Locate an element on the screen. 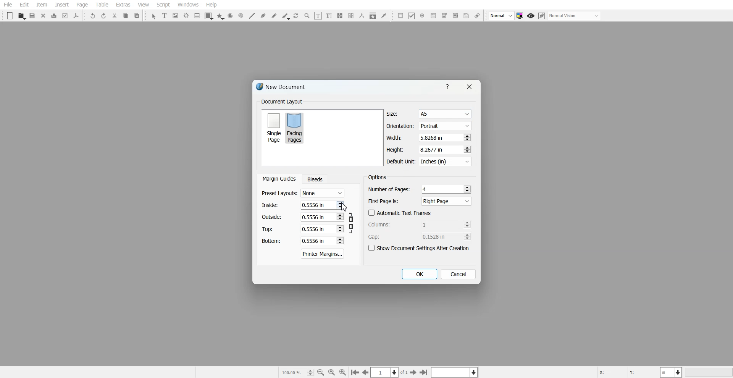 Image resolution: width=733 pixels, height=378 pixels. Spiral is located at coordinates (241, 16).